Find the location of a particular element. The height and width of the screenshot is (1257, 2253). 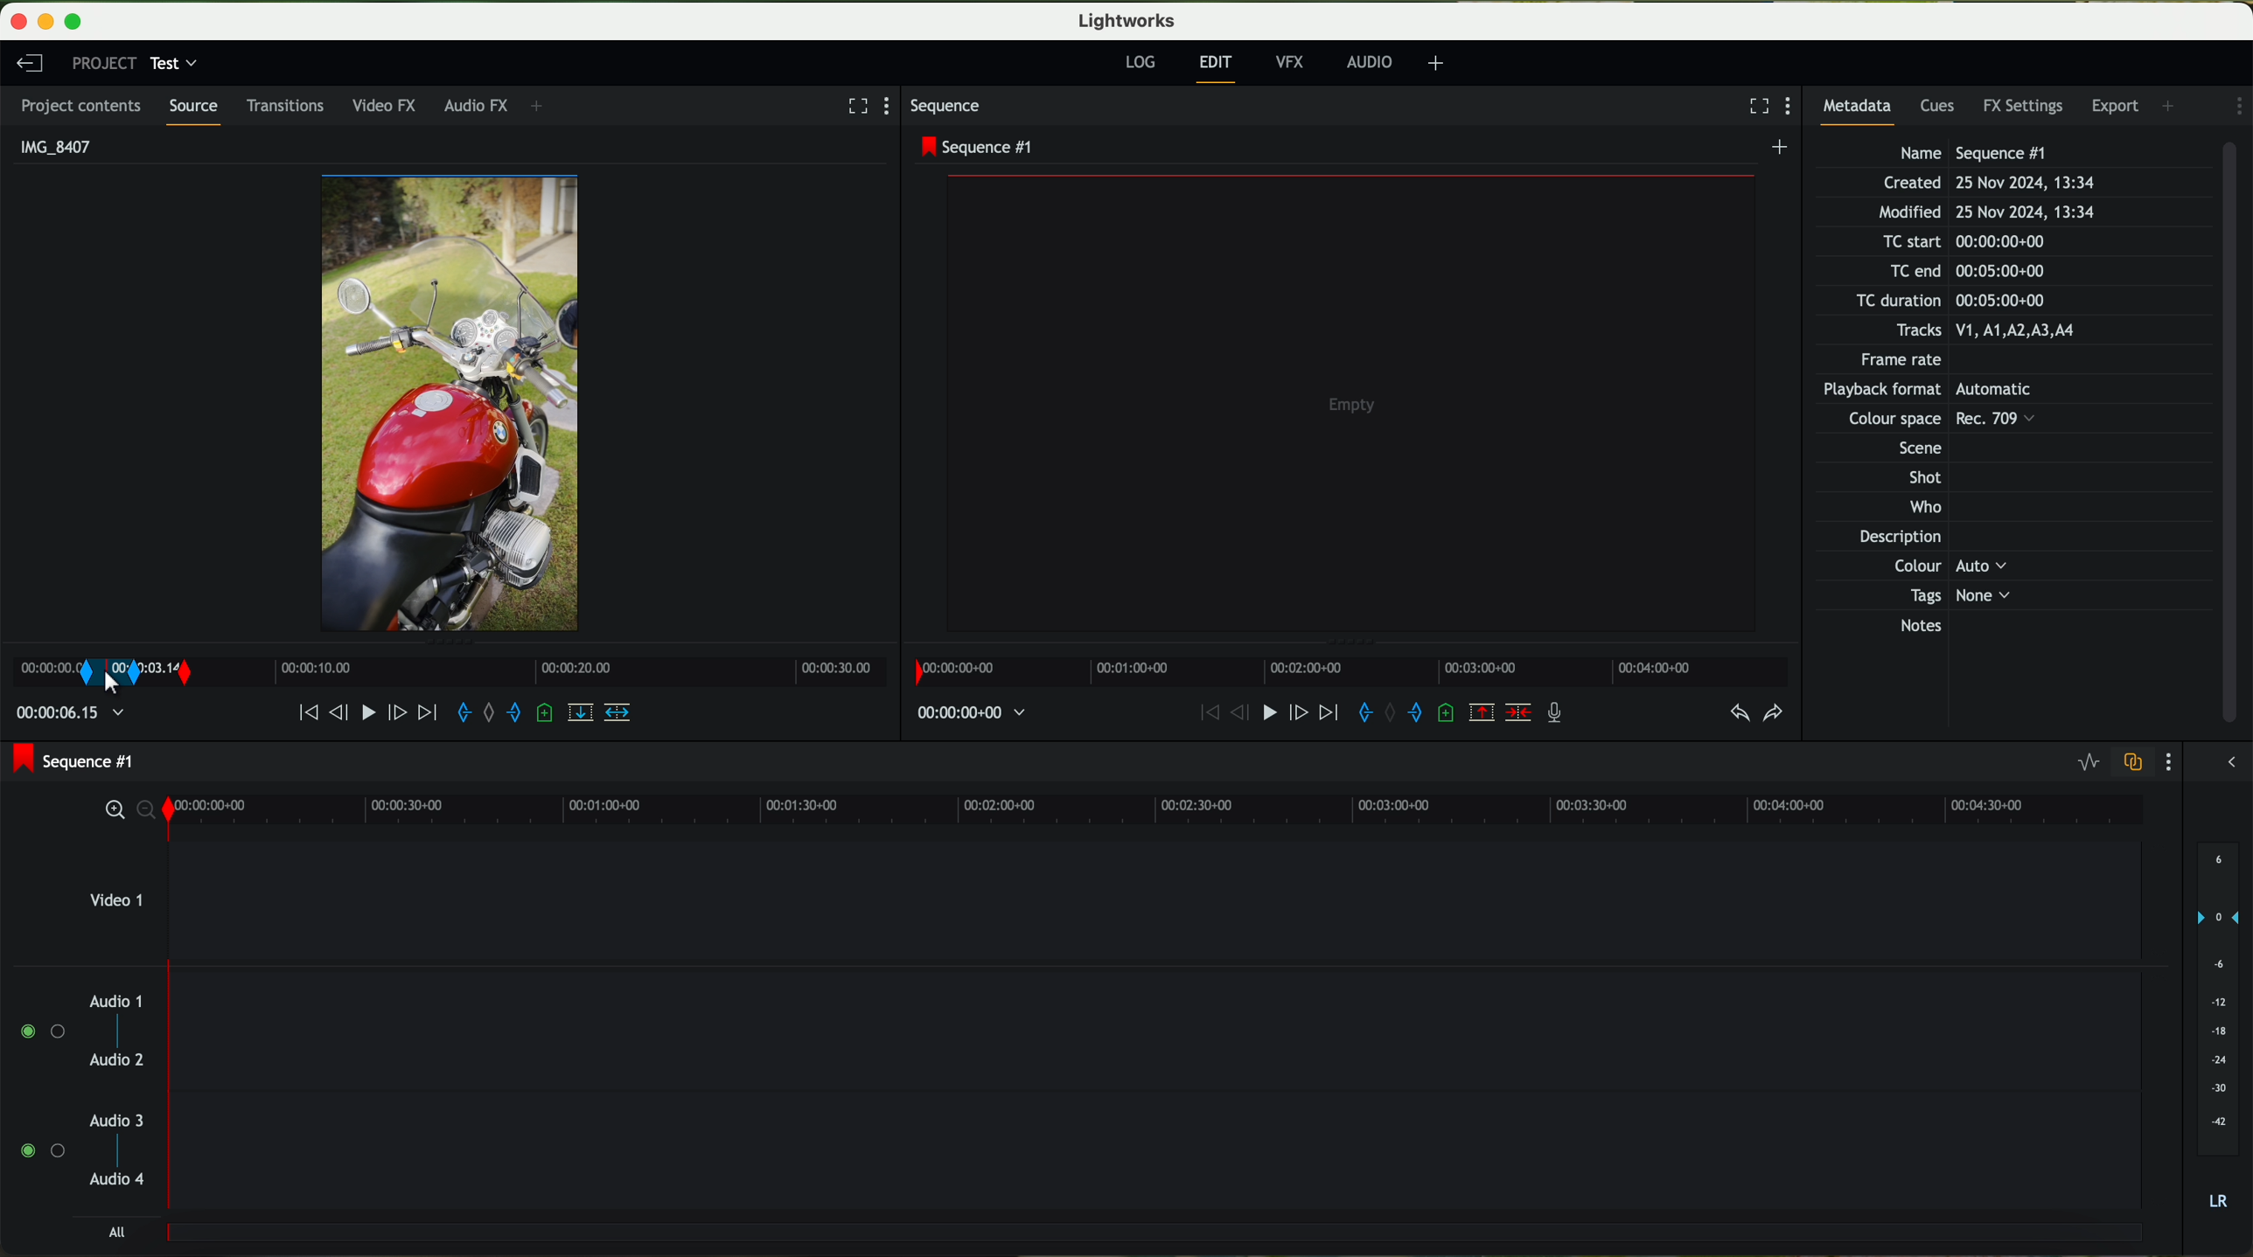

Name is located at coordinates (1977, 152).